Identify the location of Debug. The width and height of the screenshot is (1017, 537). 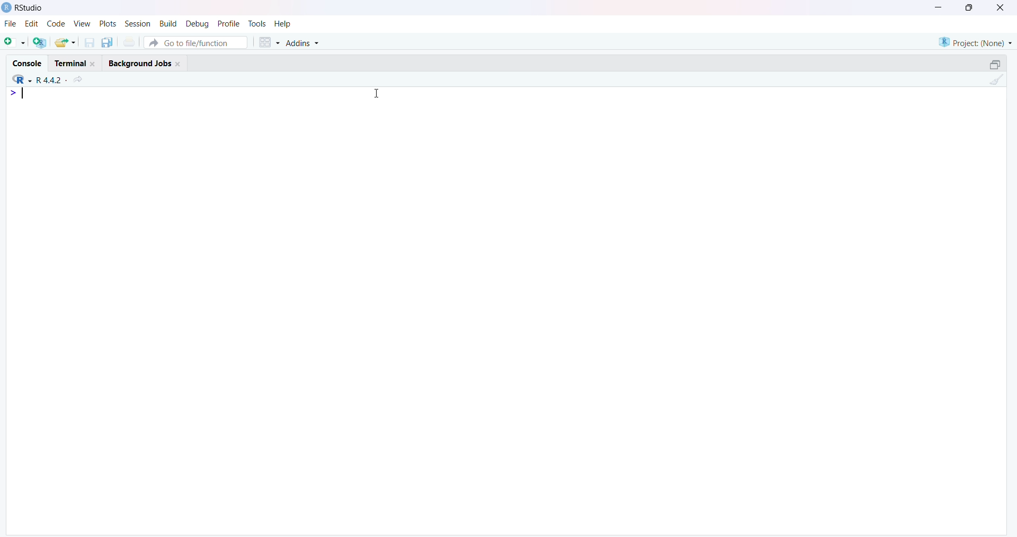
(197, 24).